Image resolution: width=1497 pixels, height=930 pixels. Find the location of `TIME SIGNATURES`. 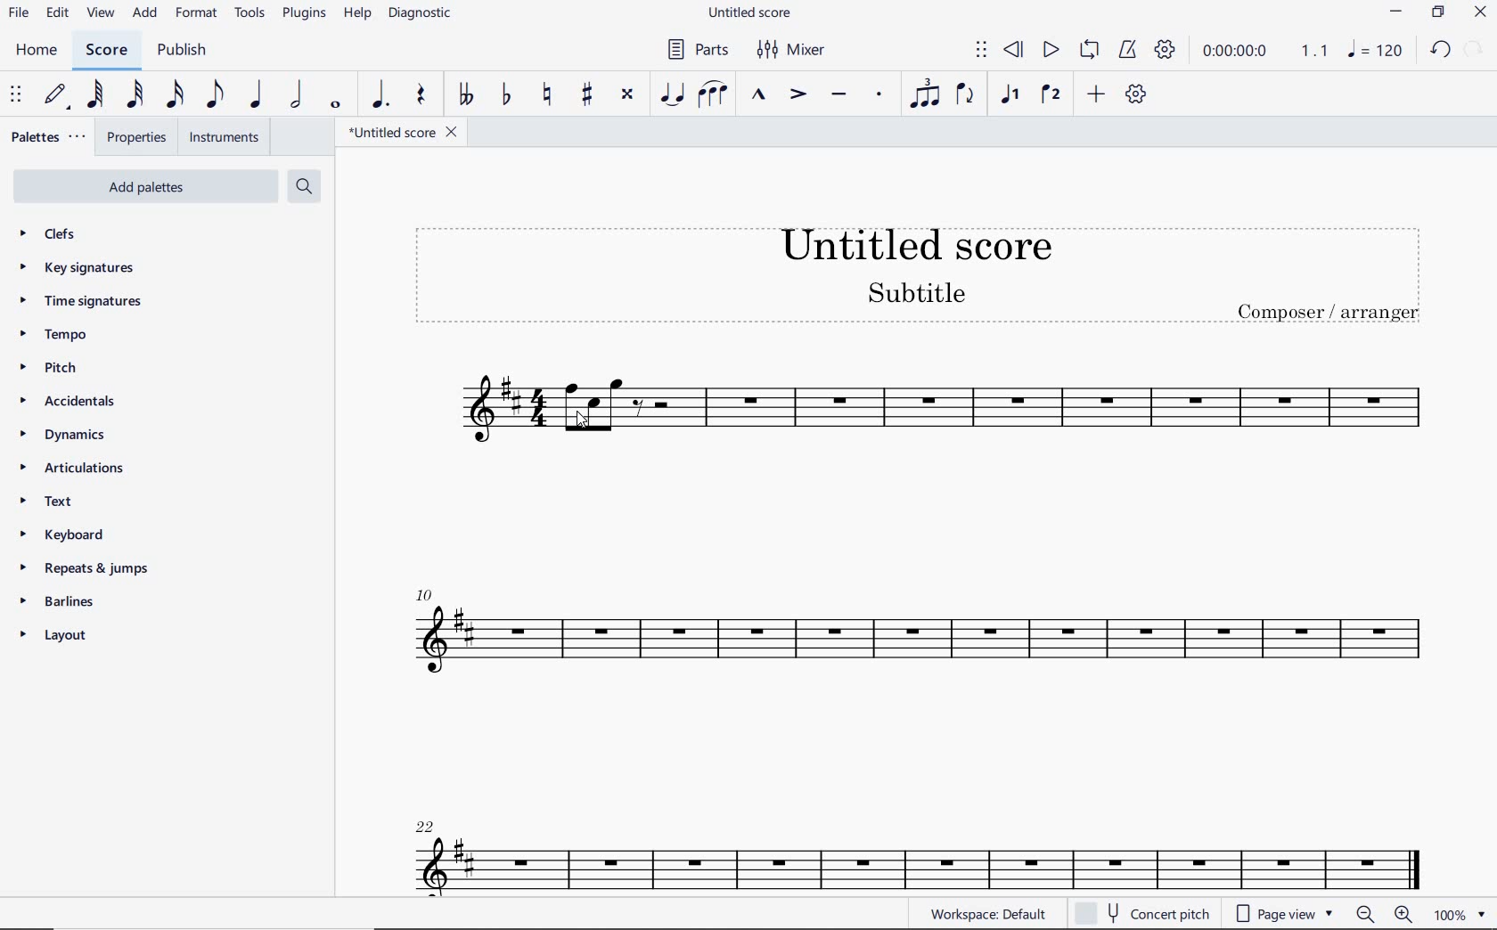

TIME SIGNATURES is located at coordinates (92, 302).